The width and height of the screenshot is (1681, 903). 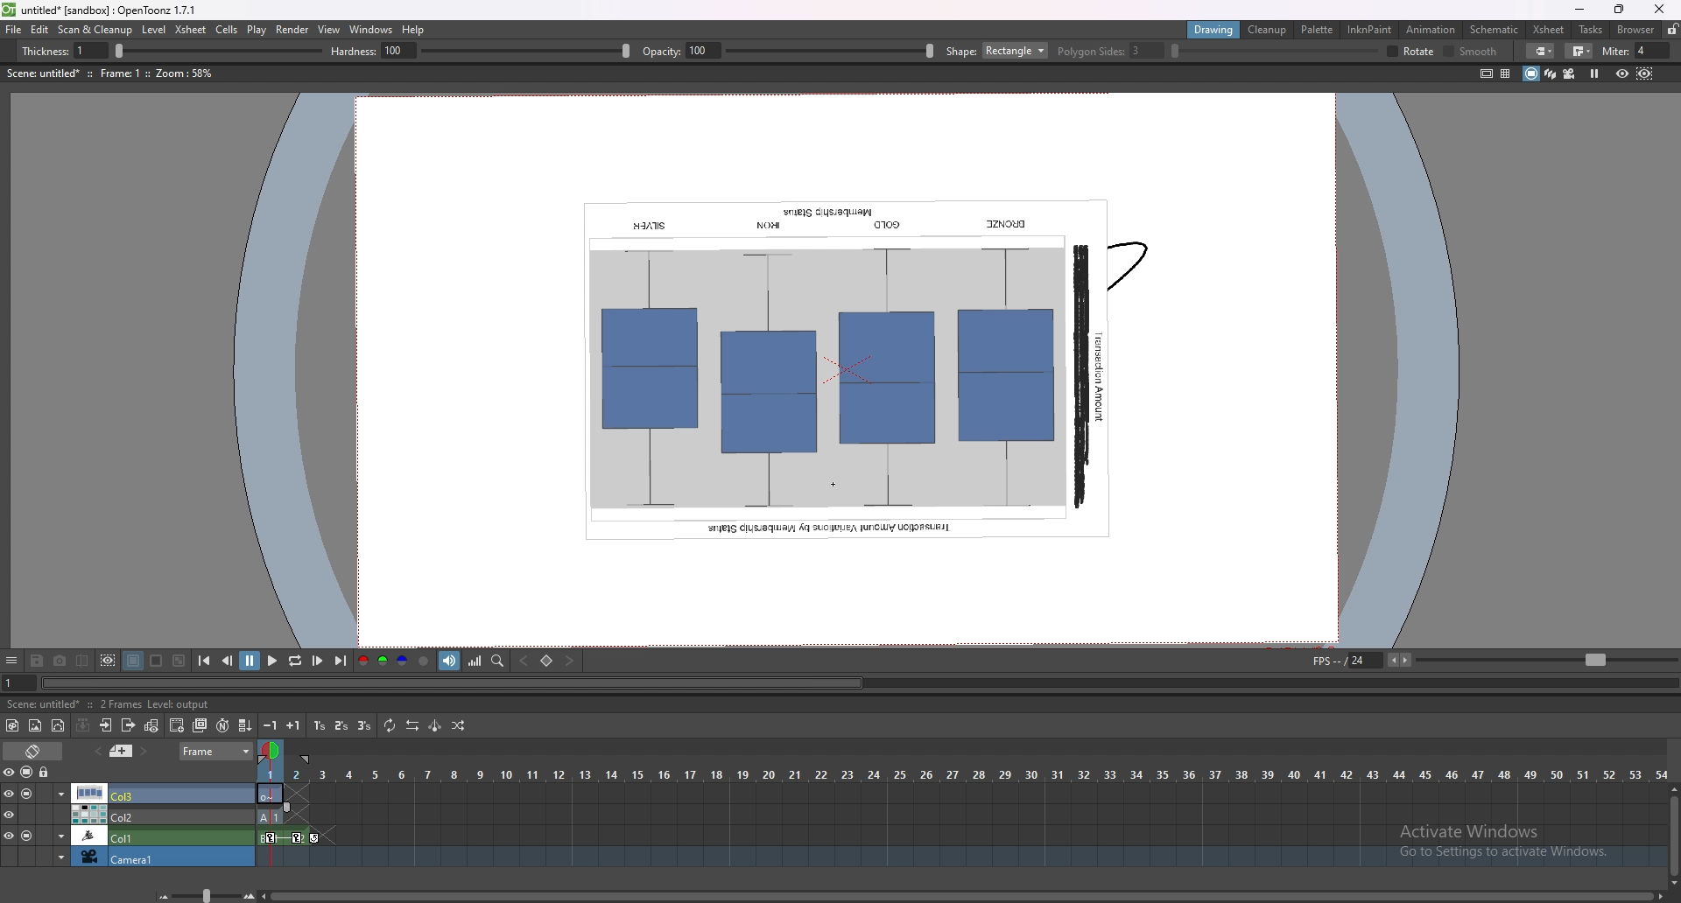 What do you see at coordinates (343, 727) in the screenshot?
I see `reframe on 2s` at bounding box center [343, 727].